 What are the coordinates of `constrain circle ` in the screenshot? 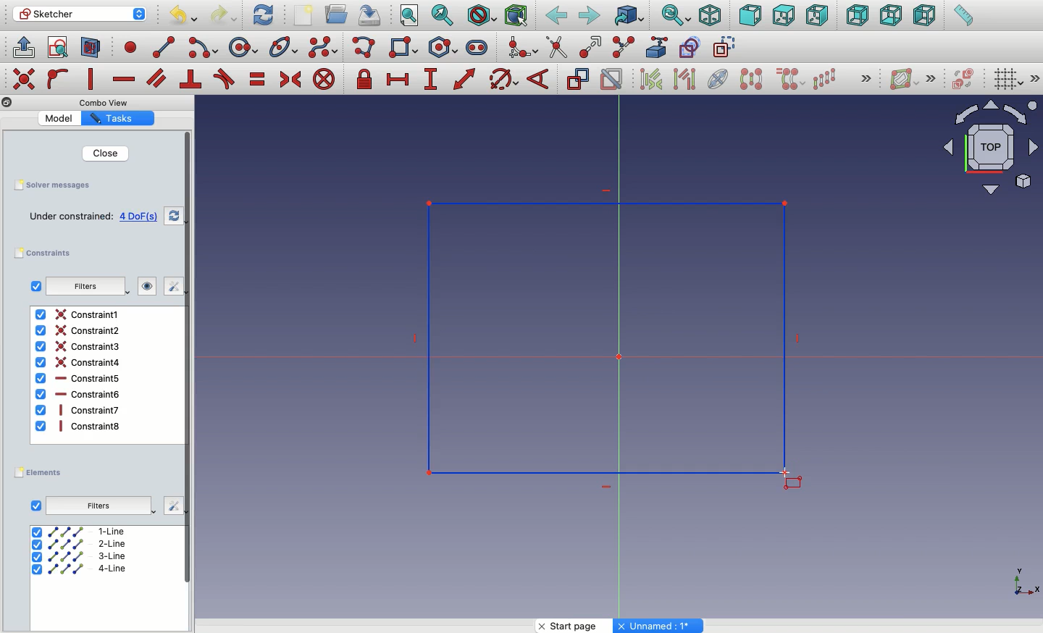 It's located at (504, 78).